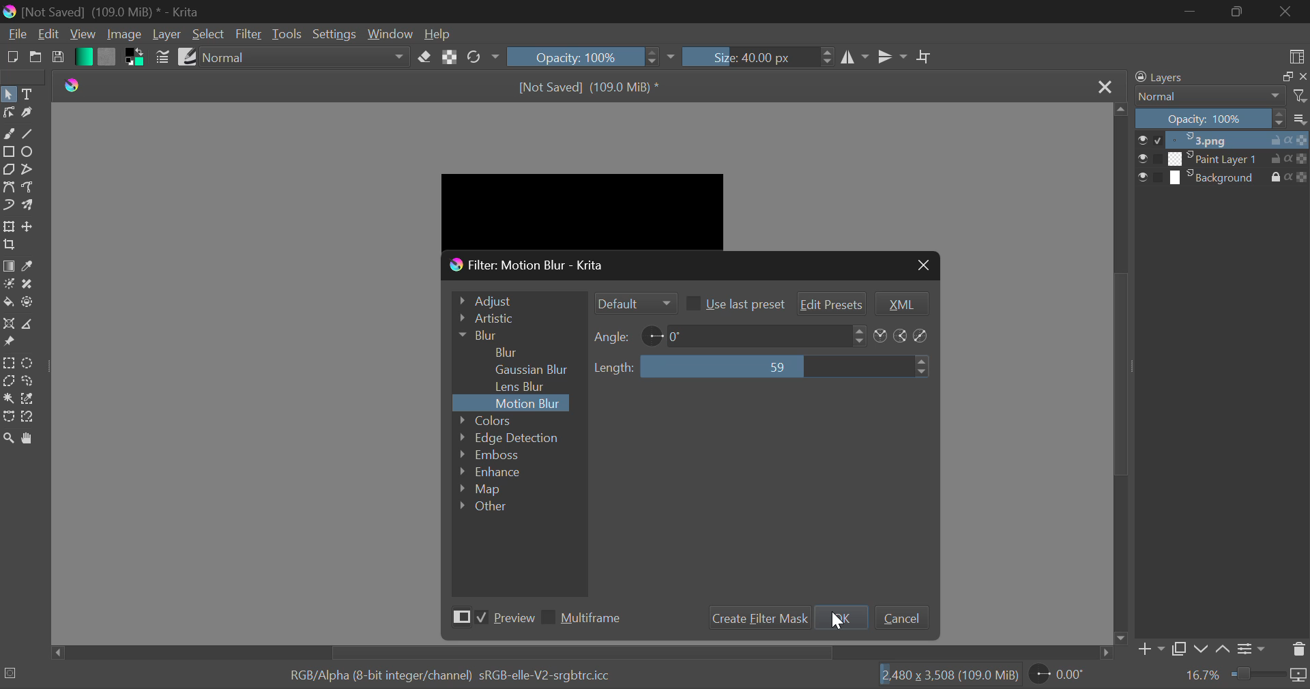  Describe the element at coordinates (58, 60) in the screenshot. I see `Save` at that location.